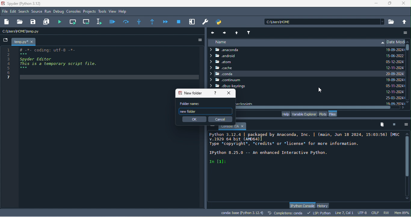  Describe the element at coordinates (190, 93) in the screenshot. I see `new folder` at that location.